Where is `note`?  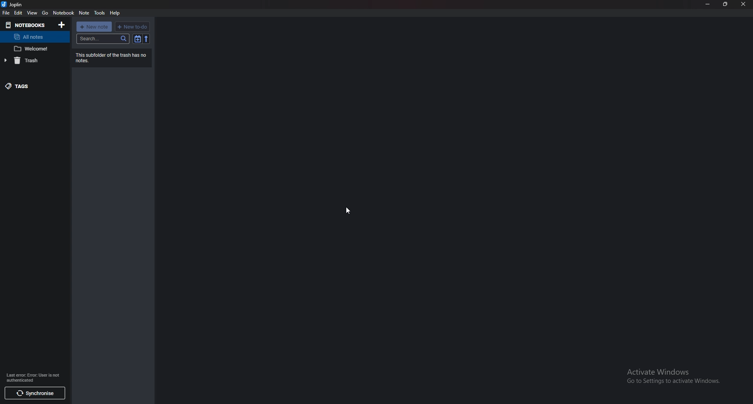 note is located at coordinates (84, 13).